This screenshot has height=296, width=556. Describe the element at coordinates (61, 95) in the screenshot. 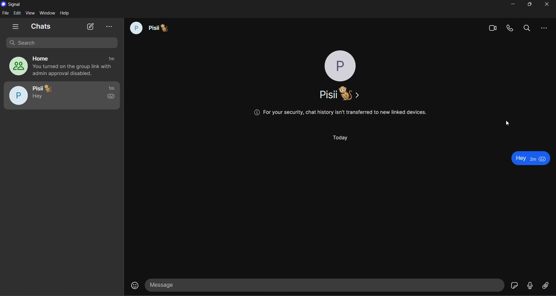

I see `pisii pinned chat` at that location.